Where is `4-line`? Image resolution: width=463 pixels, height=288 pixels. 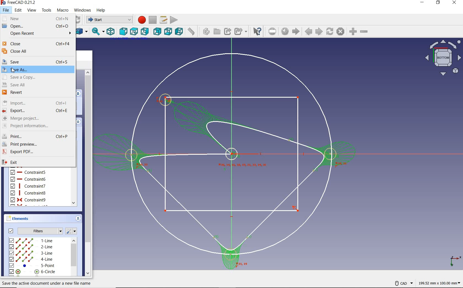
4-line is located at coordinates (31, 259).